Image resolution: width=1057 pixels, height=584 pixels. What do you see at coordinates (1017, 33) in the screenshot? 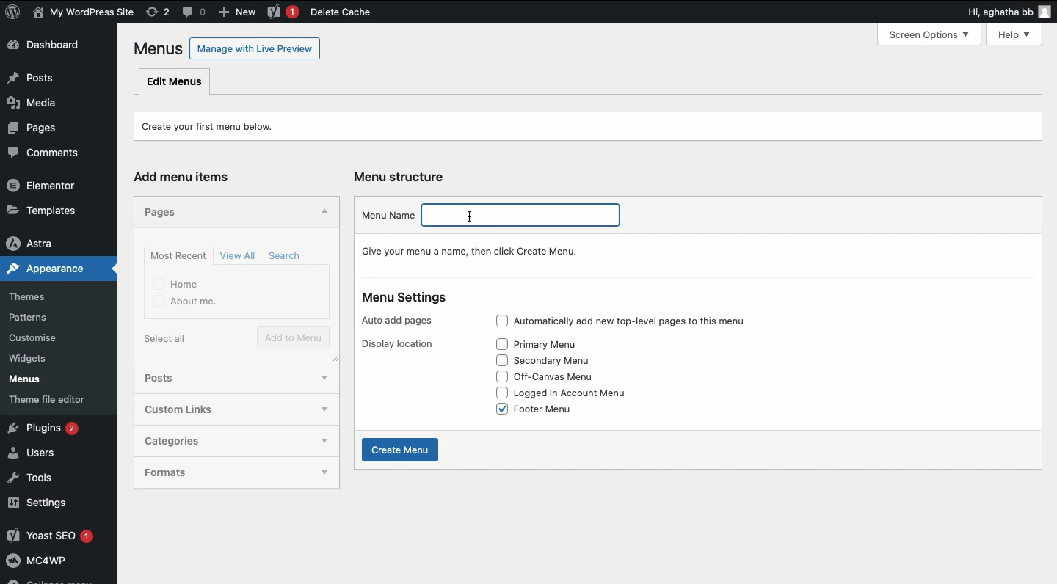
I see `Help` at bounding box center [1017, 33].